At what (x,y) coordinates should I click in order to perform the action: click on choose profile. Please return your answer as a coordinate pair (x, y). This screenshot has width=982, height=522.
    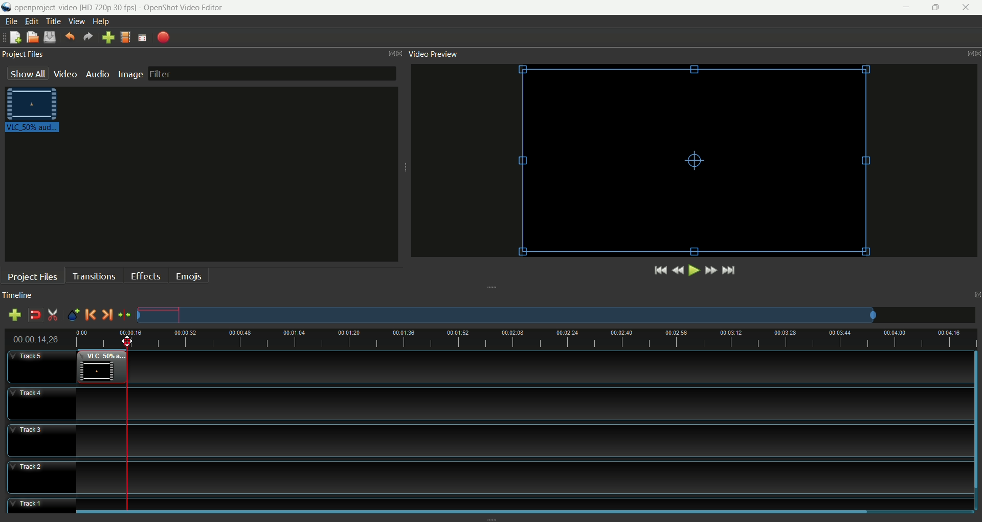
    Looking at the image, I should click on (125, 36).